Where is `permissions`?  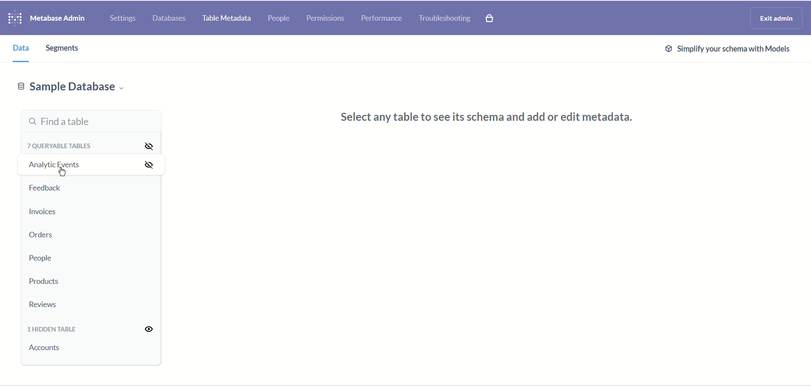
permissions is located at coordinates (326, 19).